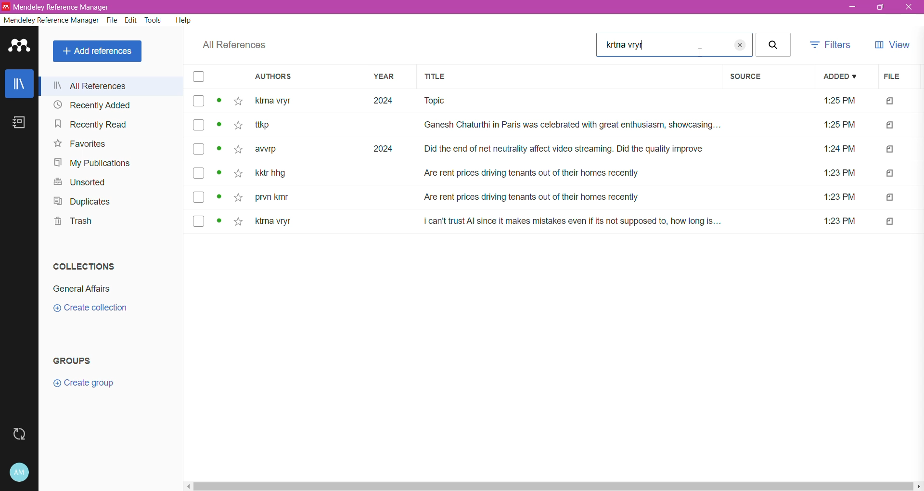 This screenshot has height=491, width=924. I want to click on Account and Help, so click(20, 473).